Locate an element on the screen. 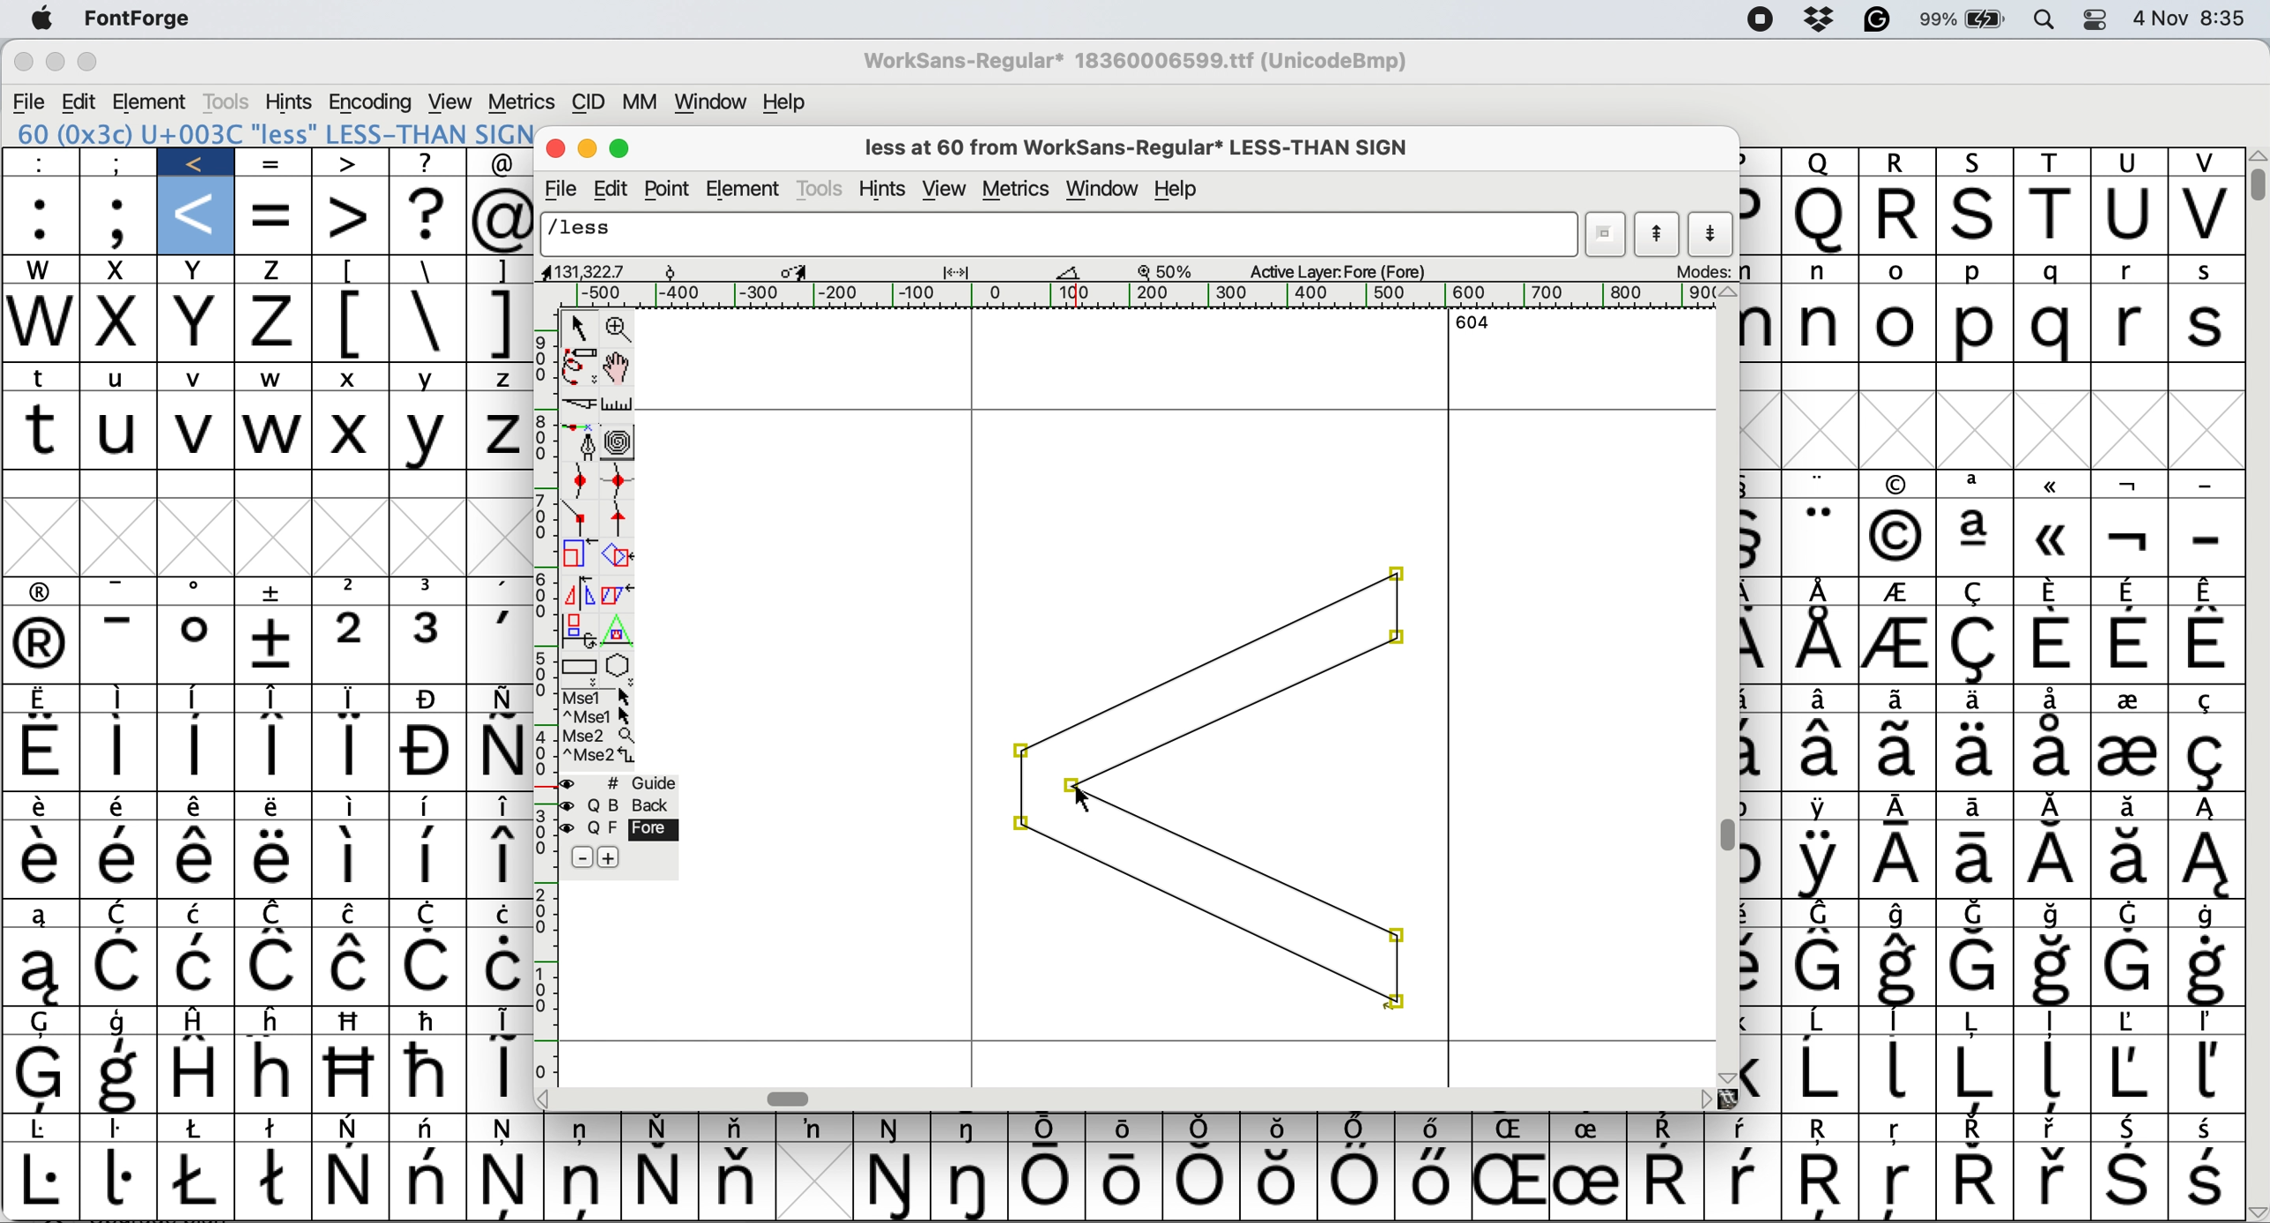  zoom scale is located at coordinates (1168, 268).